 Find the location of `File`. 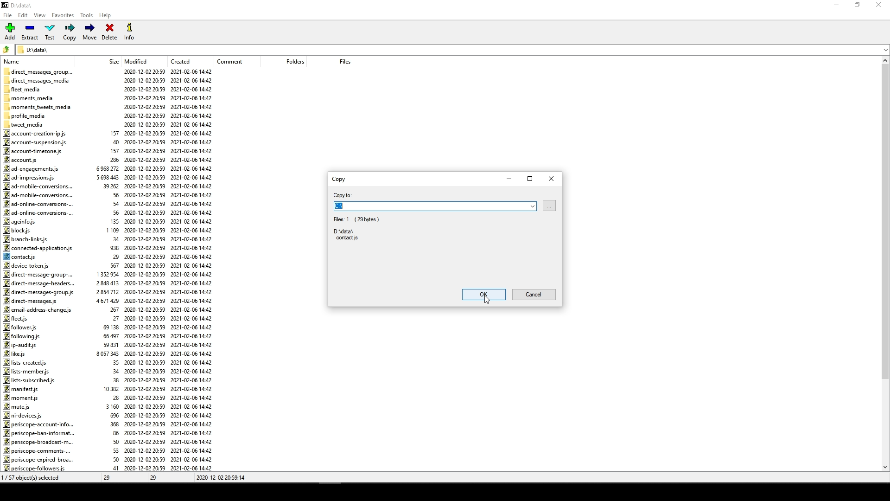

File is located at coordinates (9, 13).